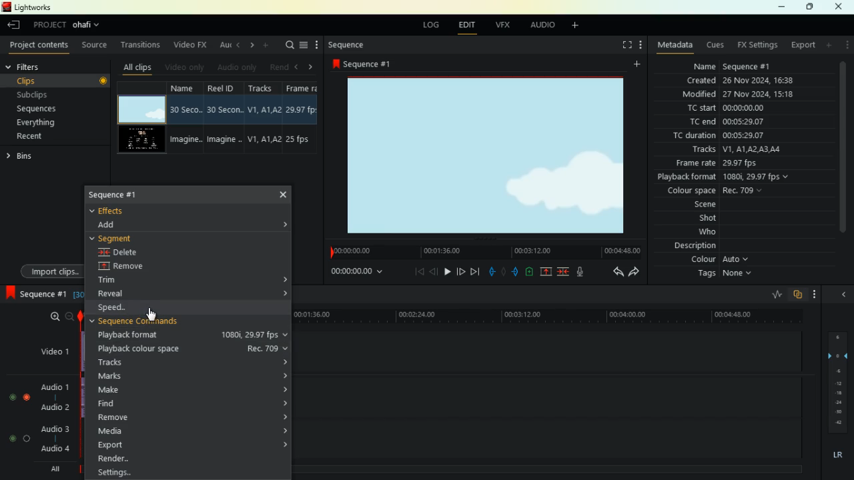  I want to click on metadata, so click(675, 44).